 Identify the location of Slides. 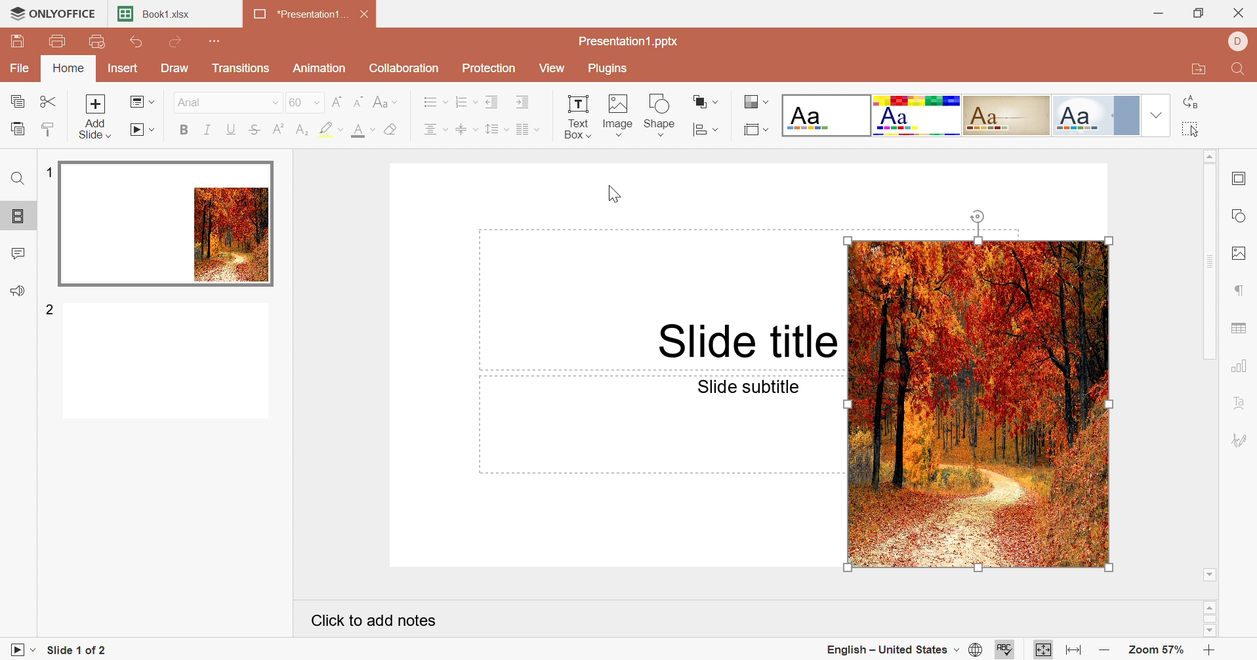
(18, 217).